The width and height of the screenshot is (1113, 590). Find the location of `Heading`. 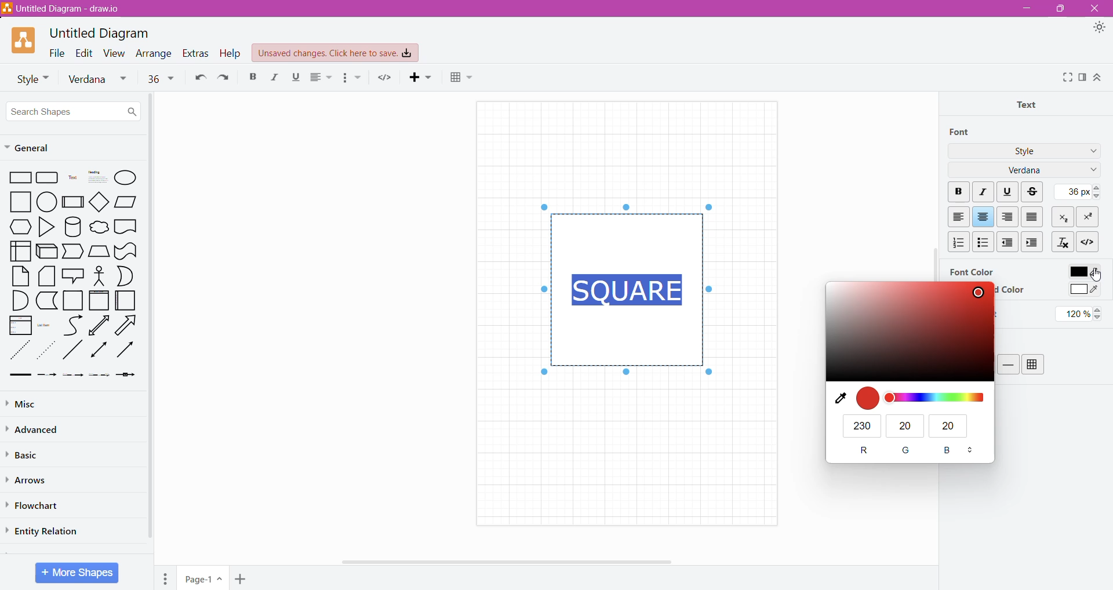

Heading is located at coordinates (97, 177).